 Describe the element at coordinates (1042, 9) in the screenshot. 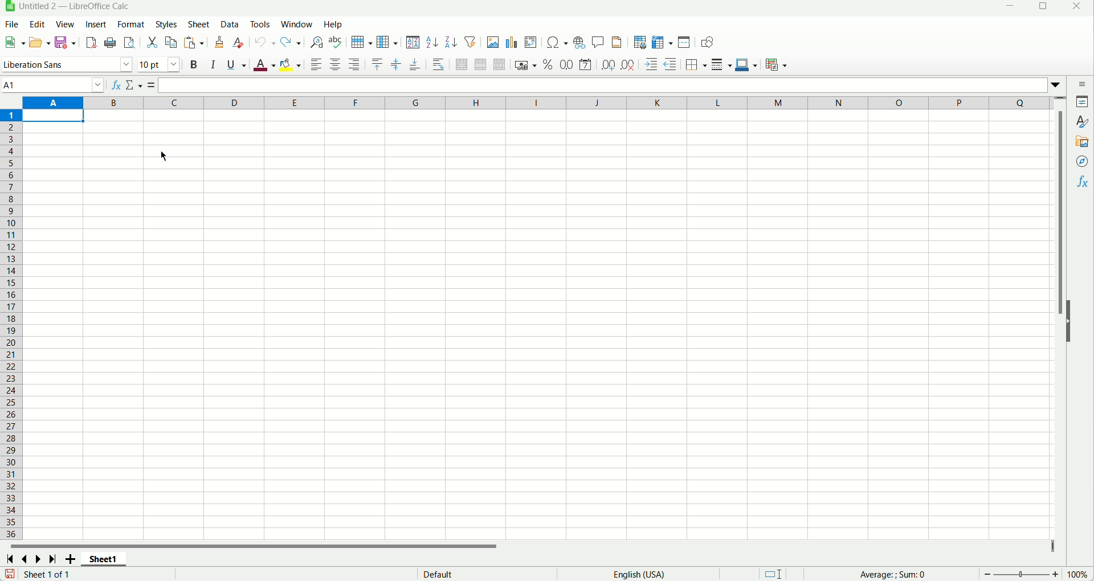

I see `Maximize` at that location.